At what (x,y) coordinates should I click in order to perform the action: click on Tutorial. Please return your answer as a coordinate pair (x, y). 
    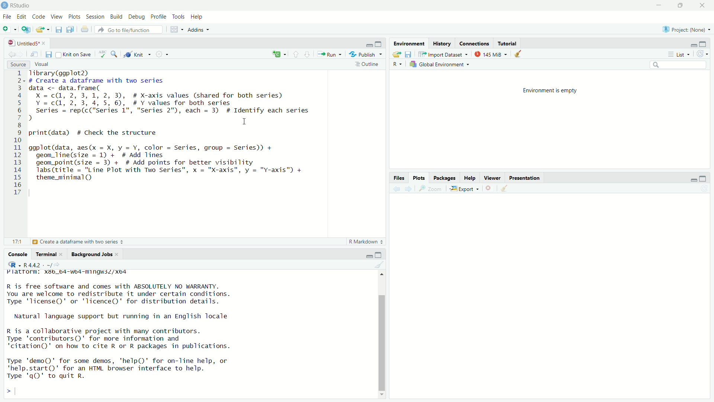
    Looking at the image, I should click on (506, 43).